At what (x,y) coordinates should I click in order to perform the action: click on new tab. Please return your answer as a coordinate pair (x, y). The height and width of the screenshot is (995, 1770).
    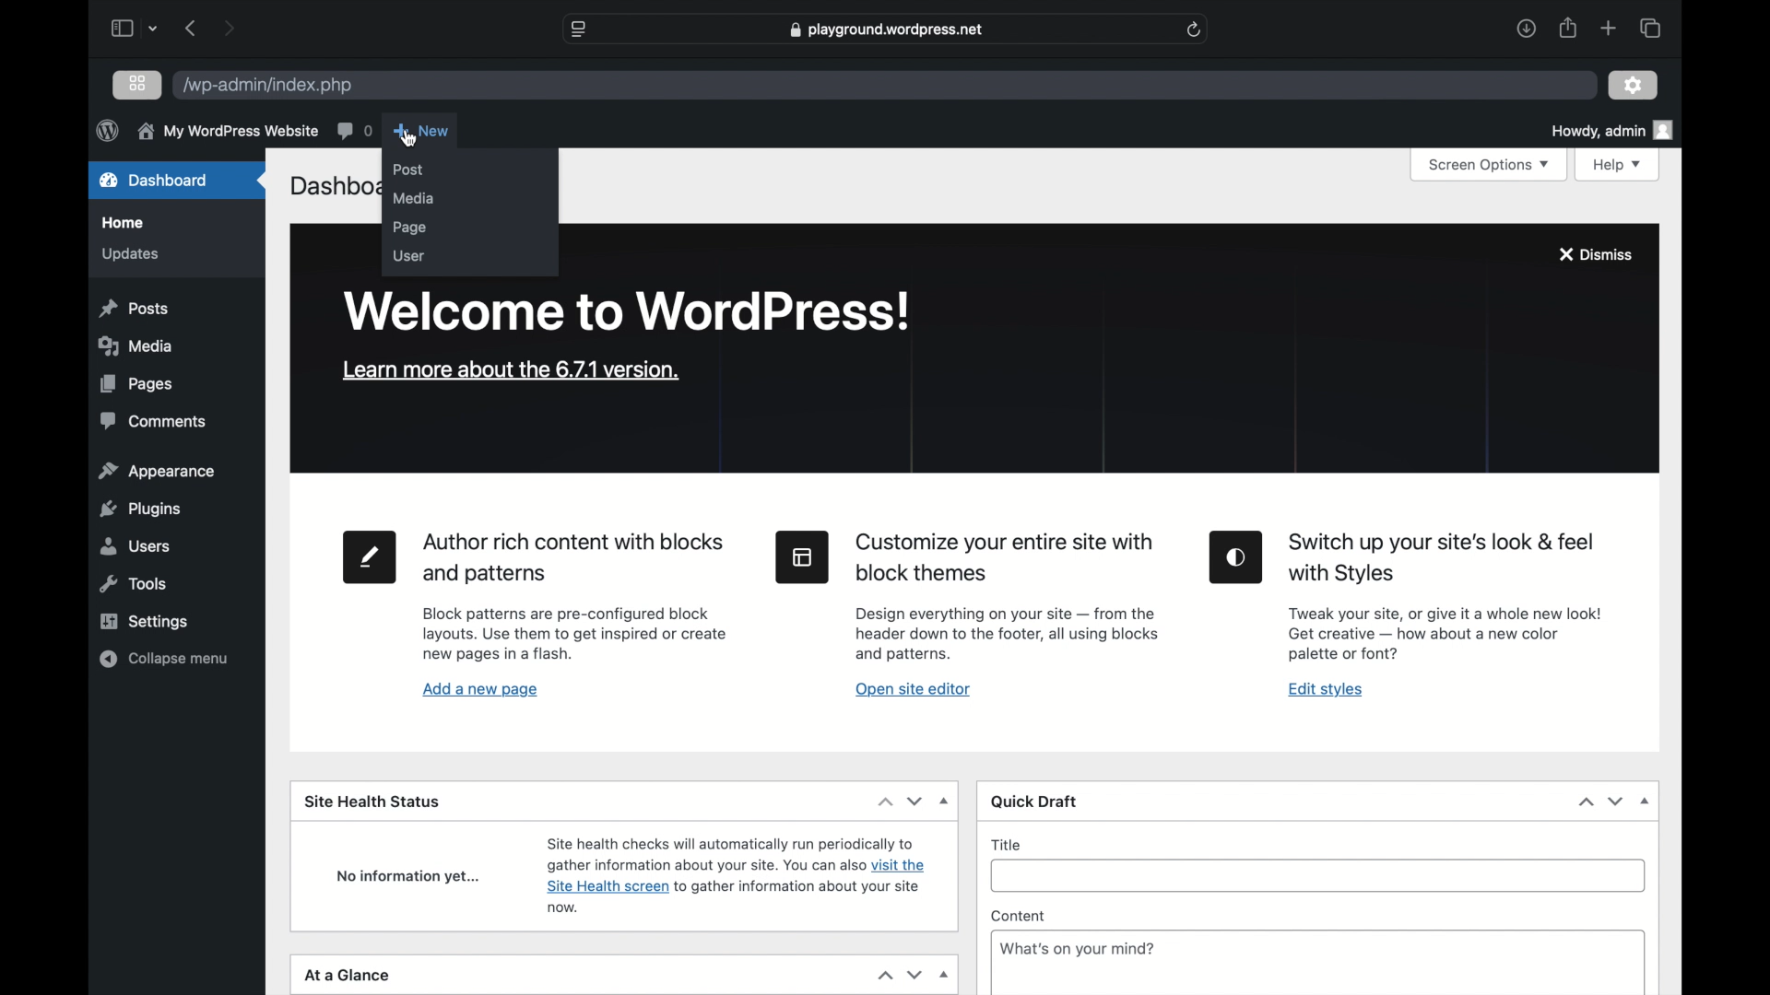
    Looking at the image, I should click on (1610, 29).